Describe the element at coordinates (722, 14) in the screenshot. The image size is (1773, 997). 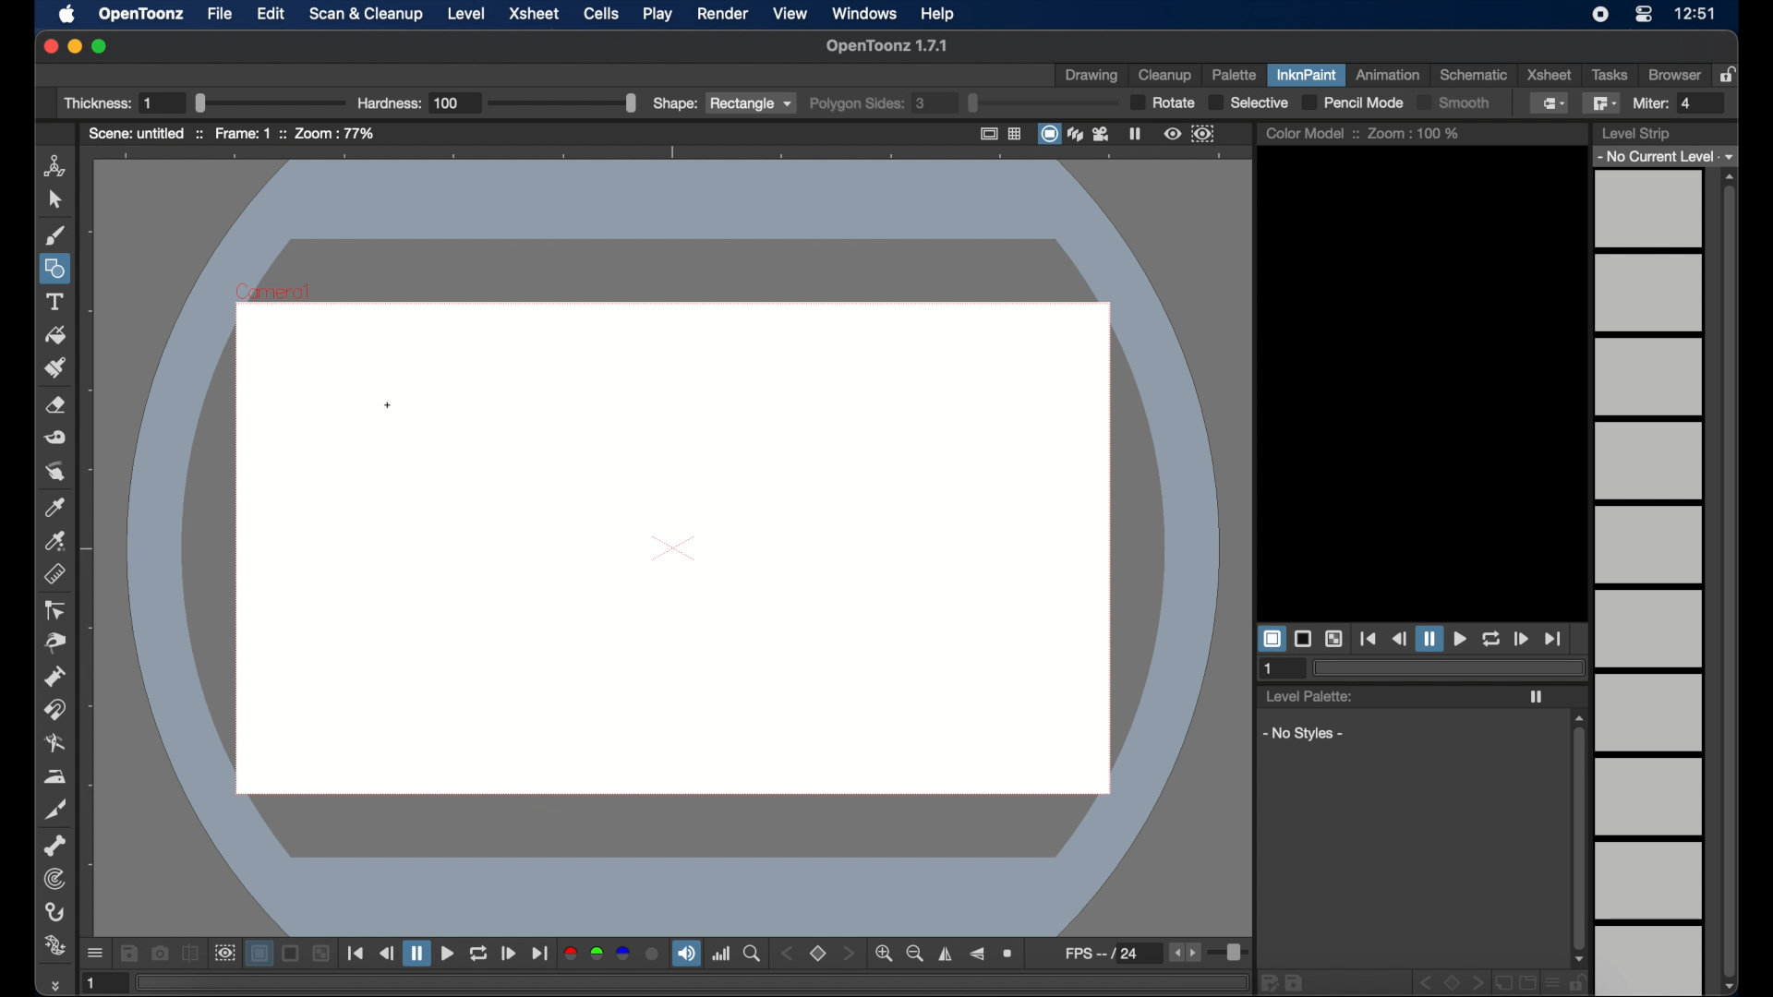
I see `render` at that location.